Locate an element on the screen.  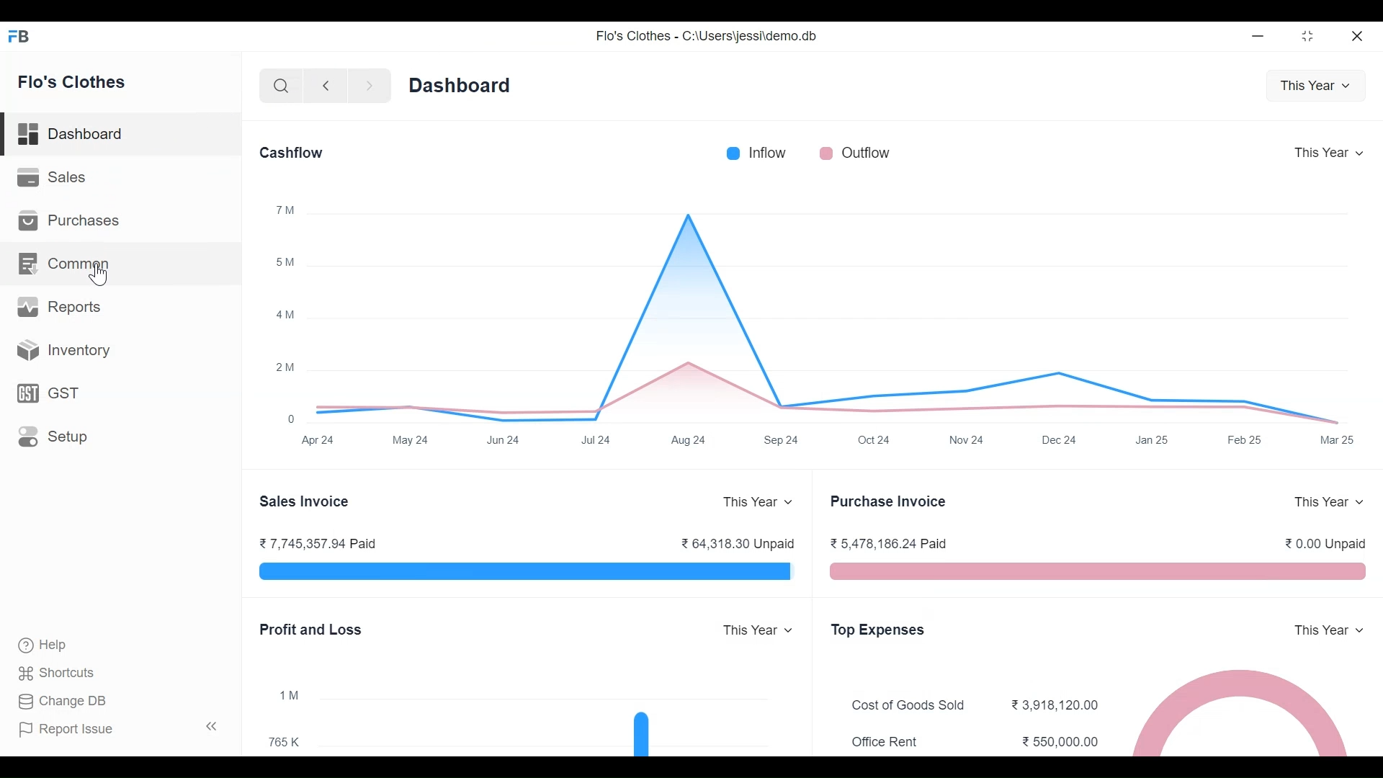
Aug 24 is located at coordinates (688, 440).